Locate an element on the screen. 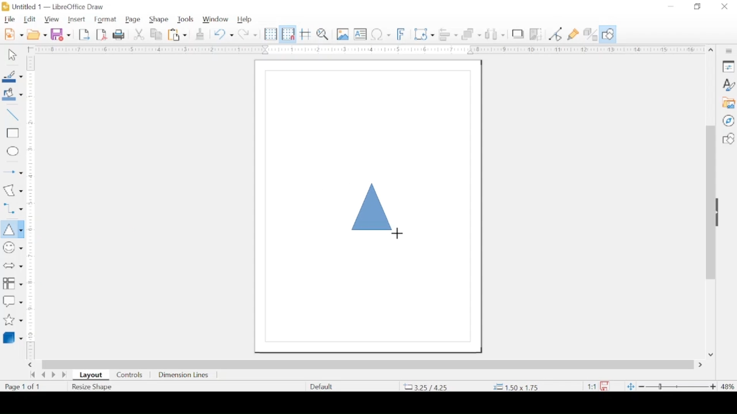  scroll box is located at coordinates (709, 204).